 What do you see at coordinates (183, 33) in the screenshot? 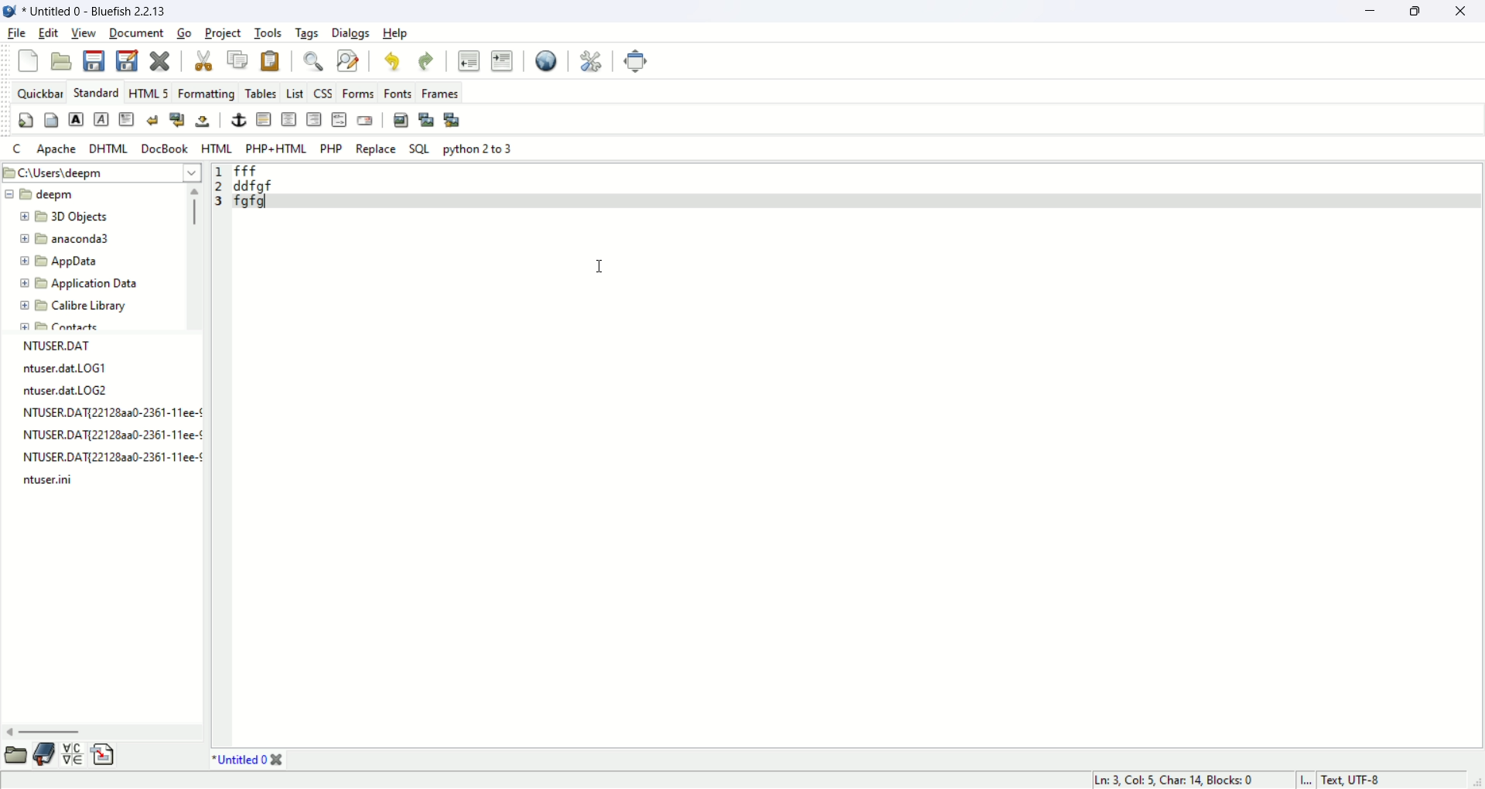
I see `go` at bounding box center [183, 33].